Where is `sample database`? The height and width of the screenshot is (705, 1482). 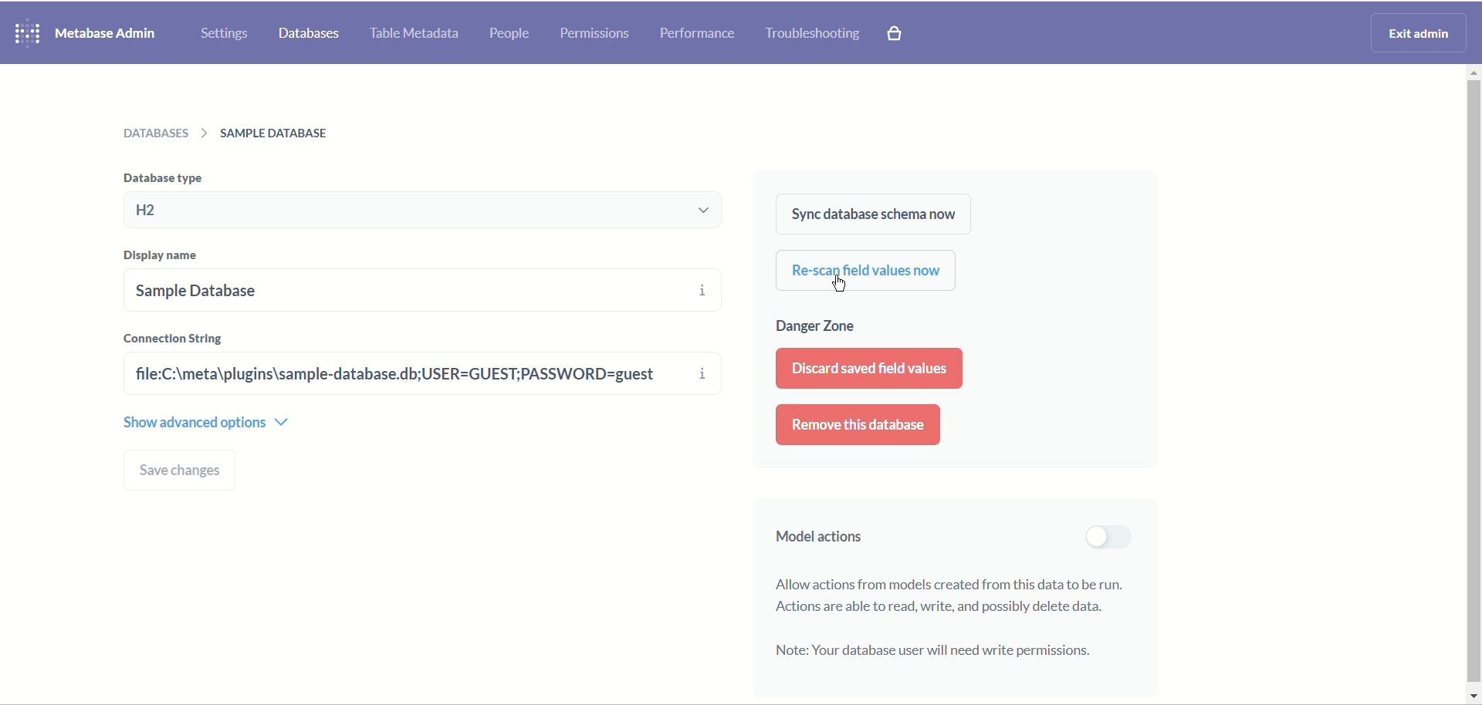
sample database is located at coordinates (374, 289).